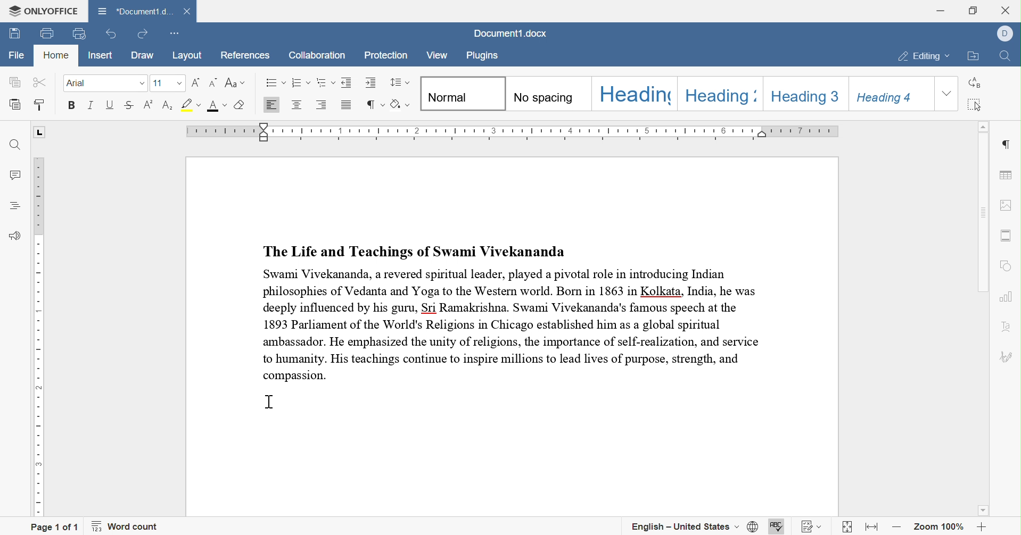 Image resolution: width=1021 pixels, height=535 pixels. I want to click on copy style, so click(39, 105).